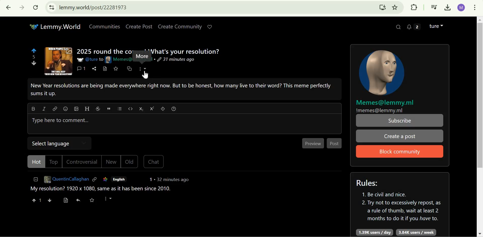  What do you see at coordinates (90, 59) in the screenshot?
I see `@ture to` at bounding box center [90, 59].